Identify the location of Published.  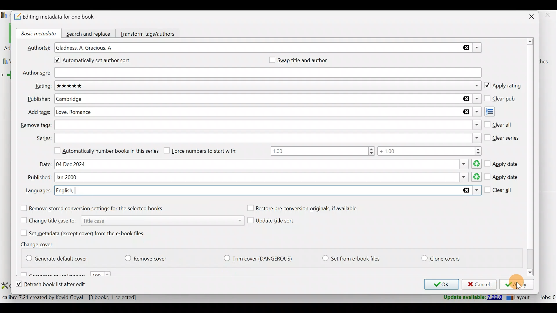
(268, 178).